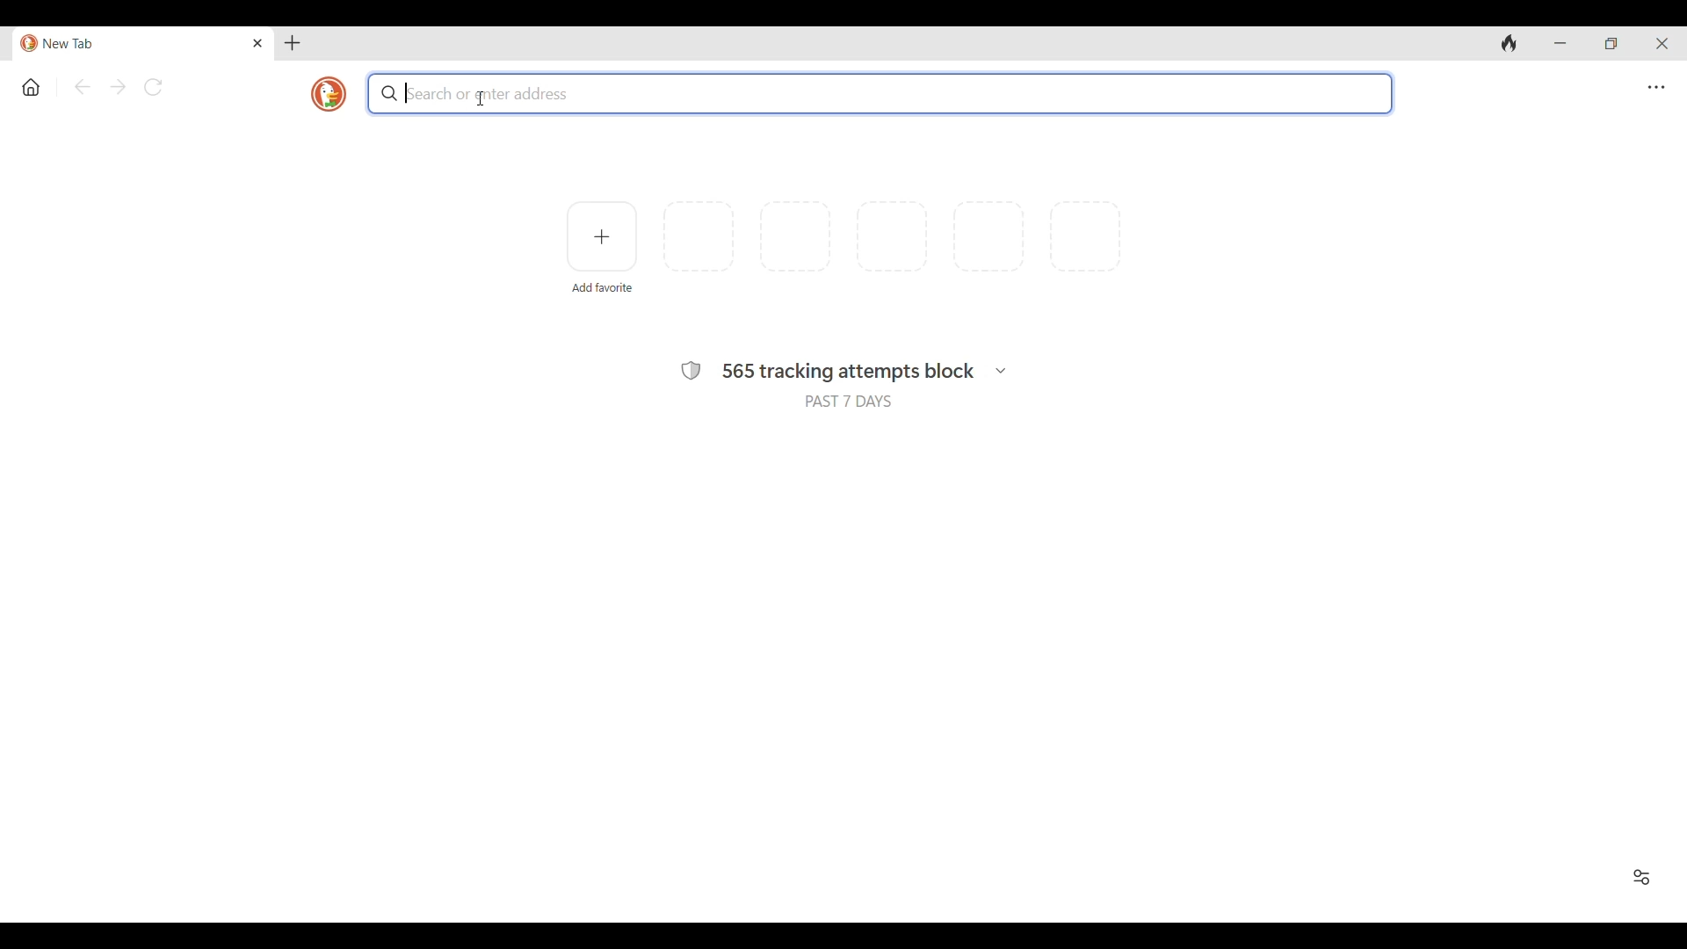  What do you see at coordinates (1559, 43) in the screenshot?
I see `Minimize` at bounding box center [1559, 43].